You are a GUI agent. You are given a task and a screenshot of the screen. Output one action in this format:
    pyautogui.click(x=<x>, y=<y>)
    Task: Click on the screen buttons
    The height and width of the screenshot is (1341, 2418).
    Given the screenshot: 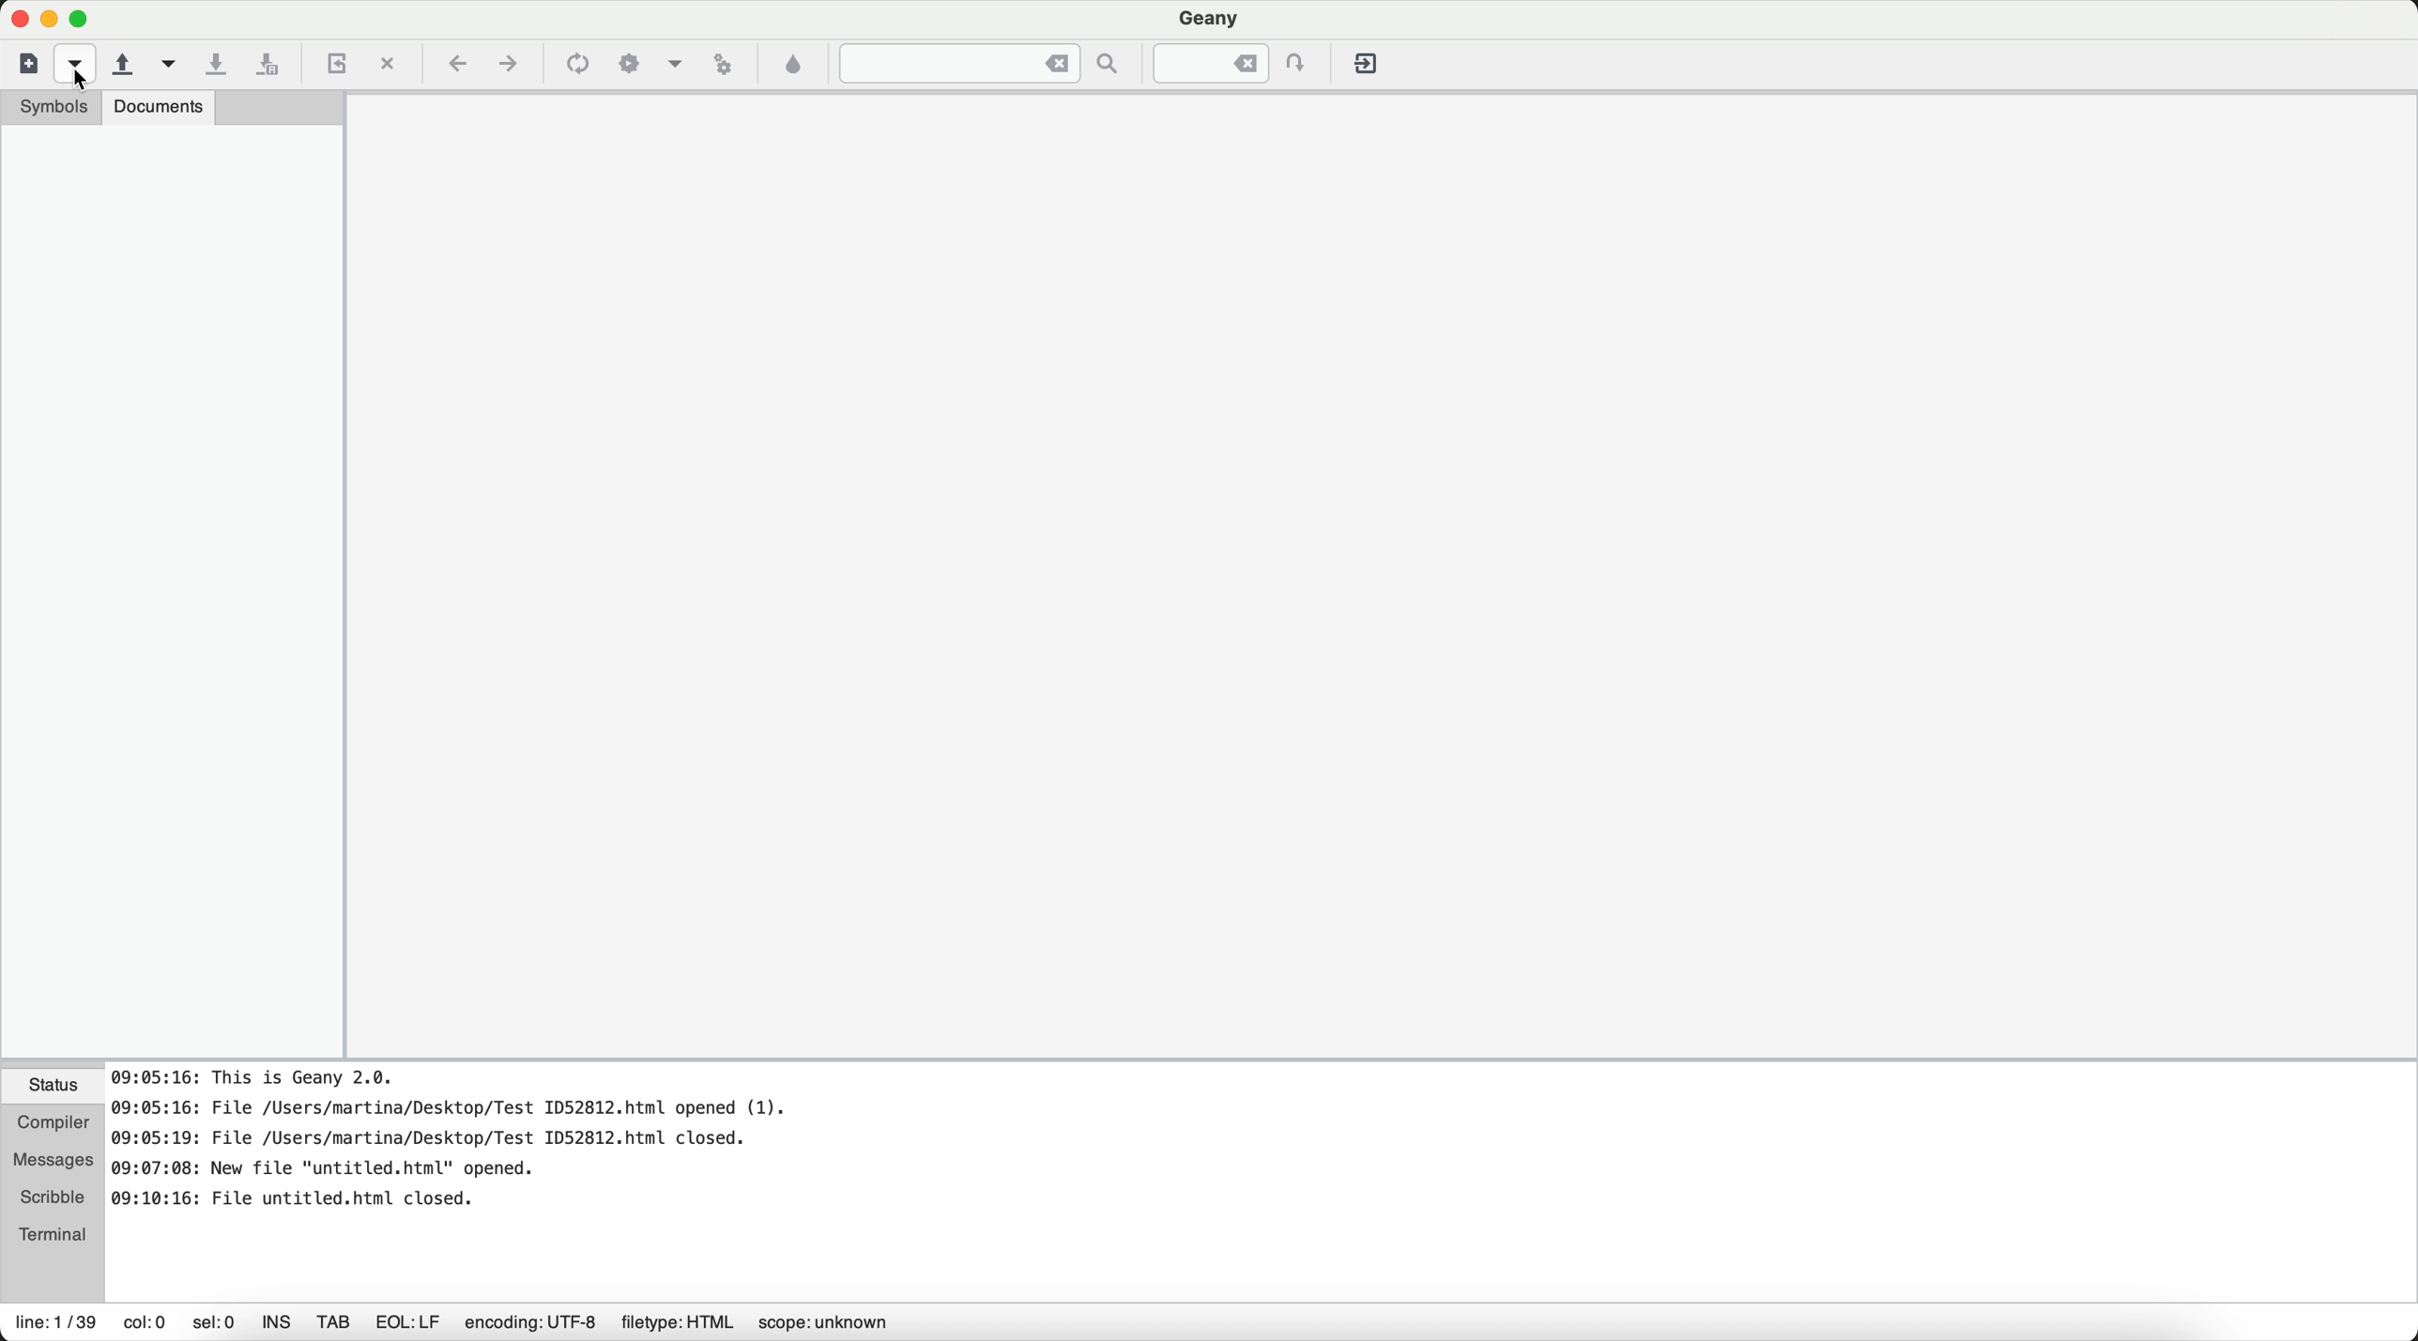 What is the action you would take?
    pyautogui.click(x=53, y=17)
    